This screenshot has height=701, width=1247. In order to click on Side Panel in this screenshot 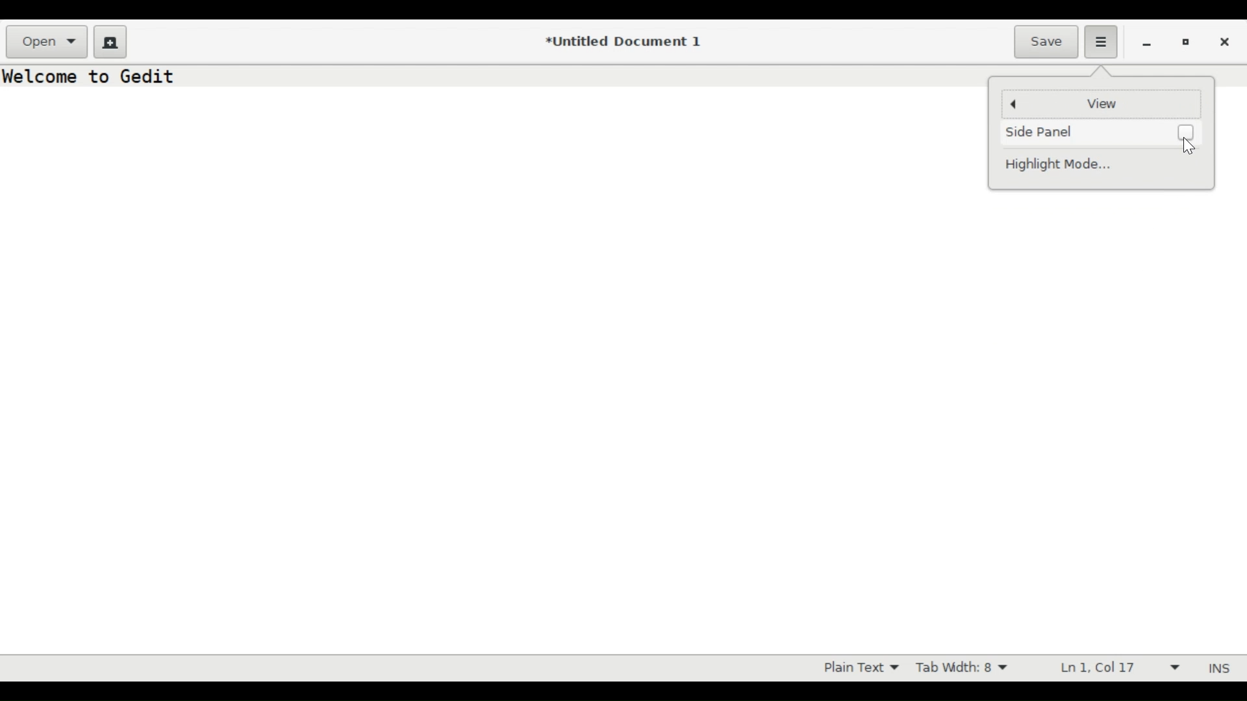, I will do `click(1046, 130)`.